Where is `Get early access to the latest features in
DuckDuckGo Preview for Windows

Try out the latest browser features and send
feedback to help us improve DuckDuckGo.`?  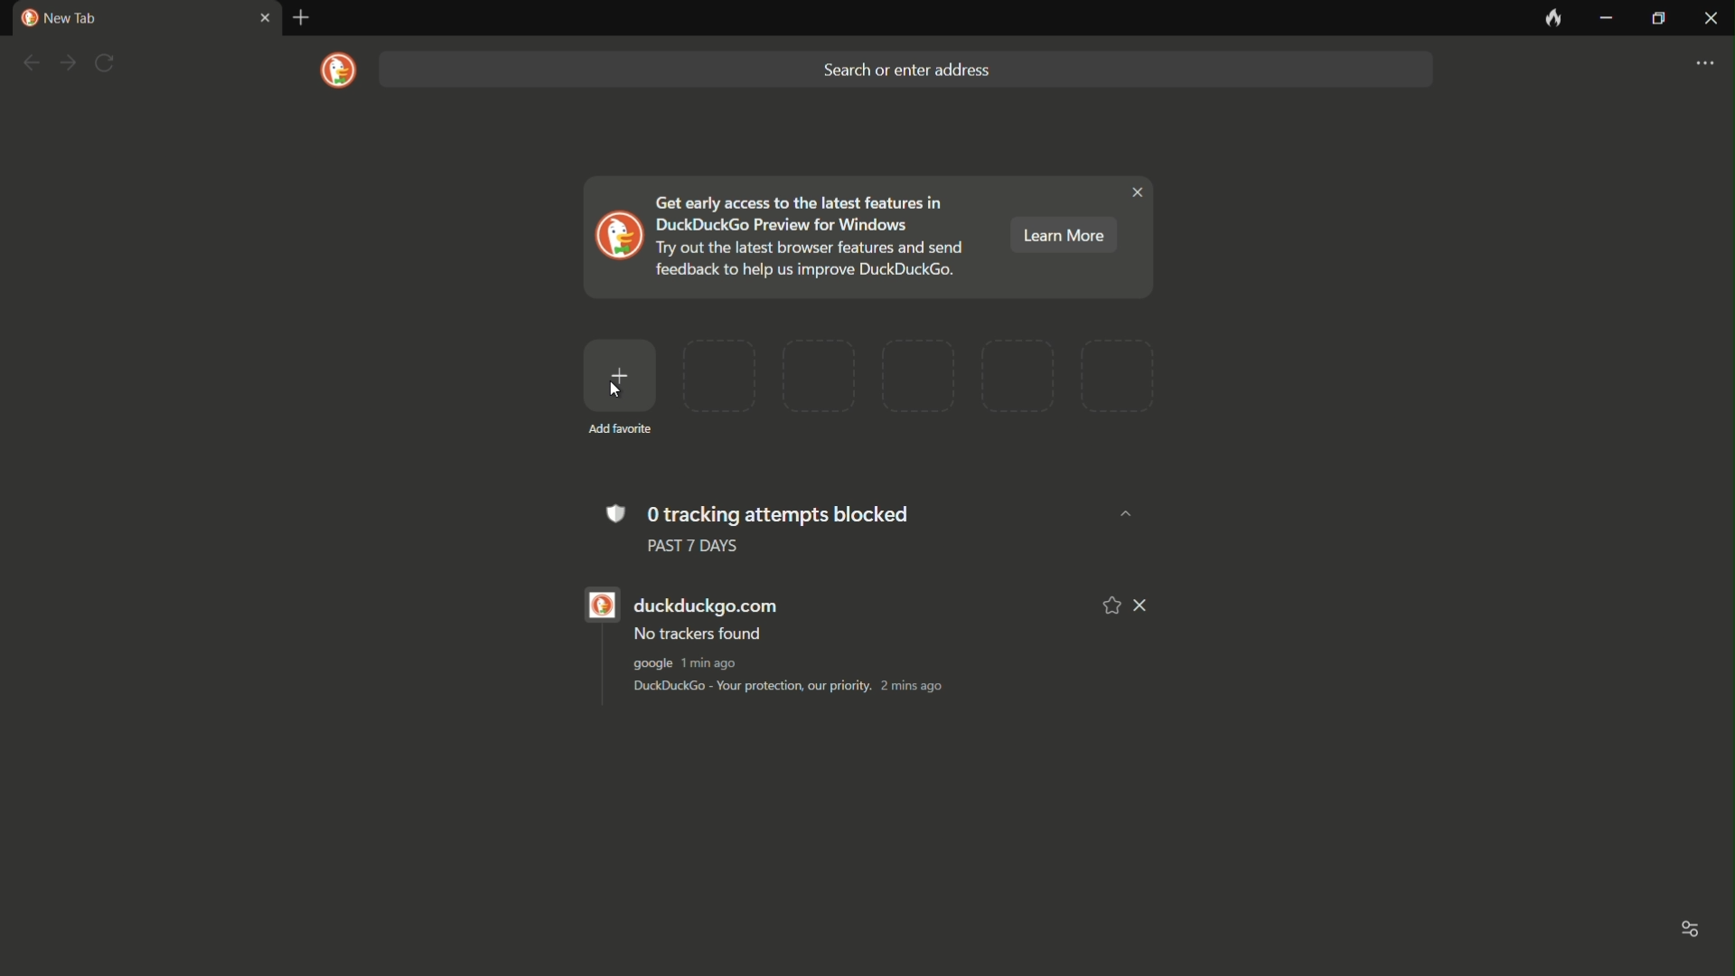 Get early access to the latest features in
DuckDuckGo Preview for Windows

Try out the latest browser features and send
feedback to help us improve DuckDuckGo. is located at coordinates (787, 233).